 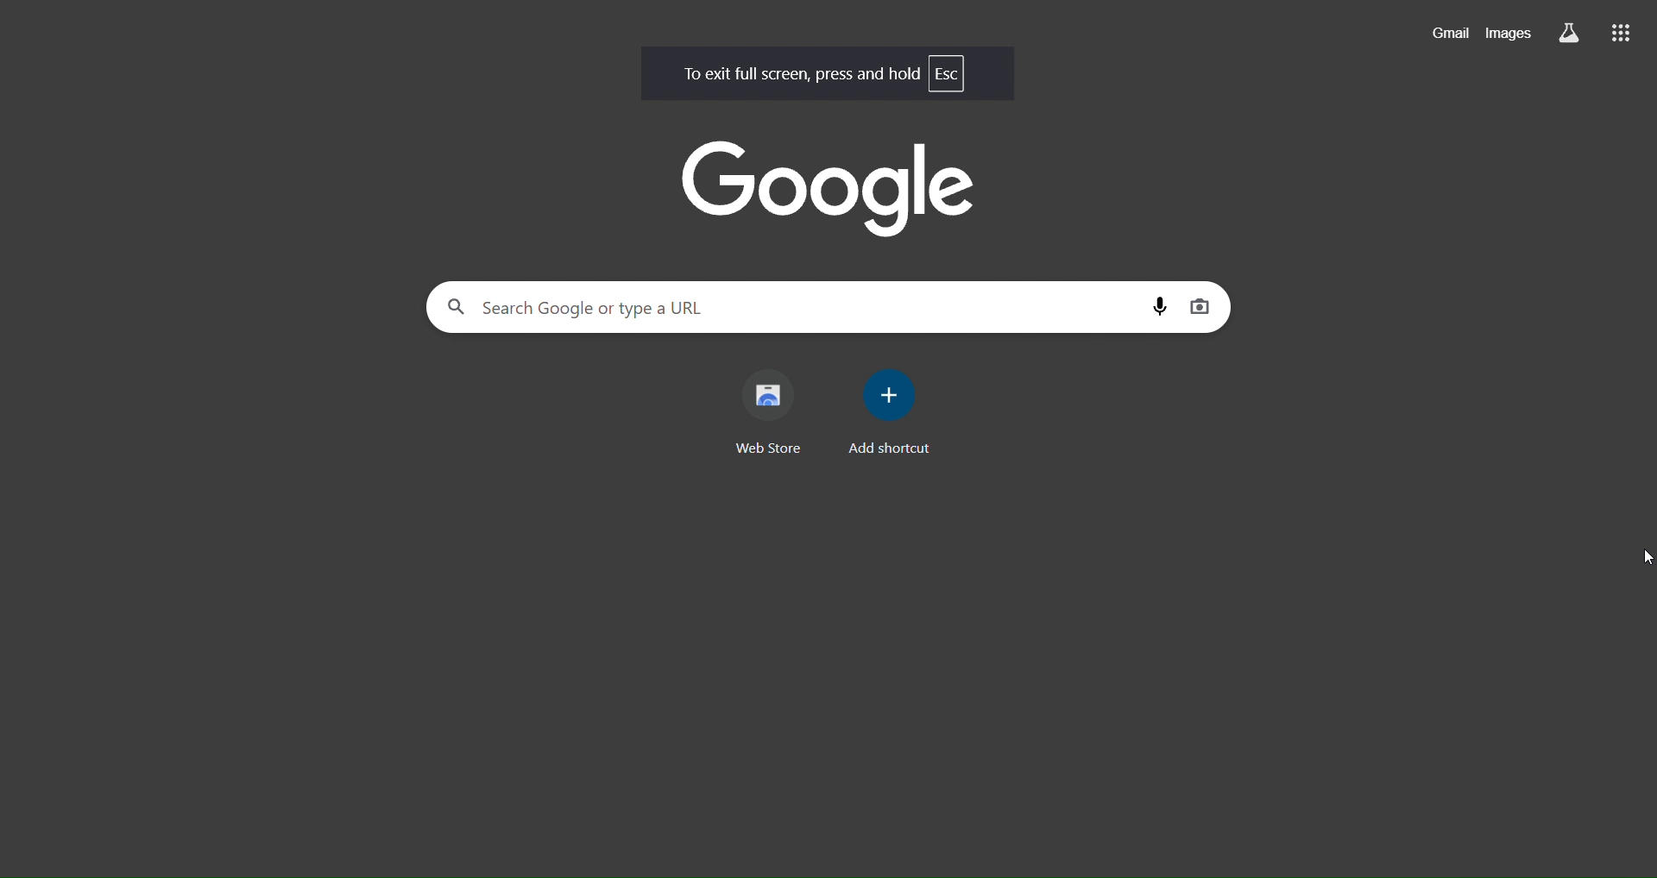 I want to click on image search, so click(x=1197, y=306).